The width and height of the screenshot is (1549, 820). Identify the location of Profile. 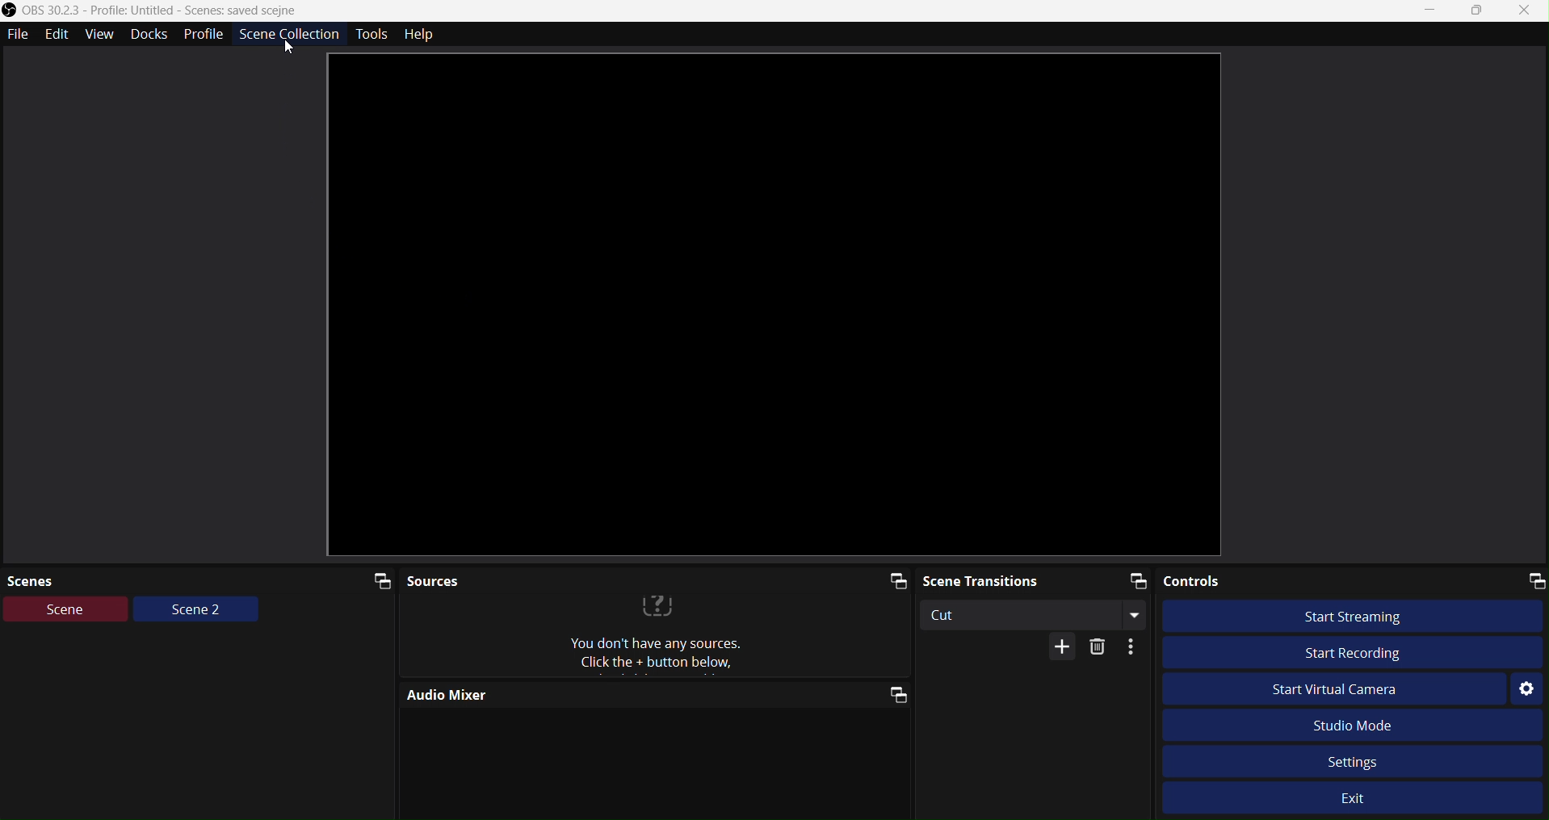
(205, 34).